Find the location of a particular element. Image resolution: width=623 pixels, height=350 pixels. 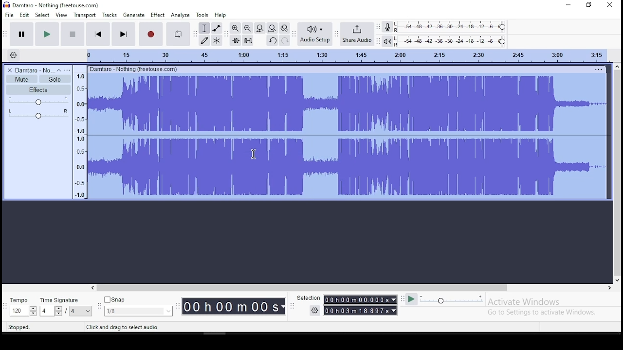

tools is located at coordinates (201, 15).